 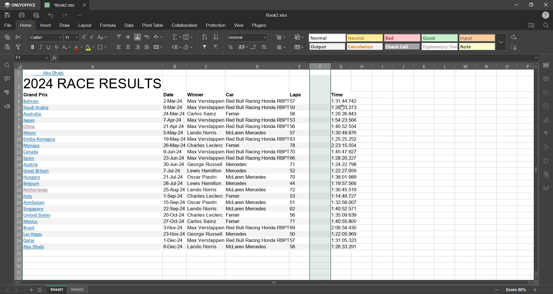 What do you see at coordinates (240, 25) in the screenshot?
I see `view` at bounding box center [240, 25].